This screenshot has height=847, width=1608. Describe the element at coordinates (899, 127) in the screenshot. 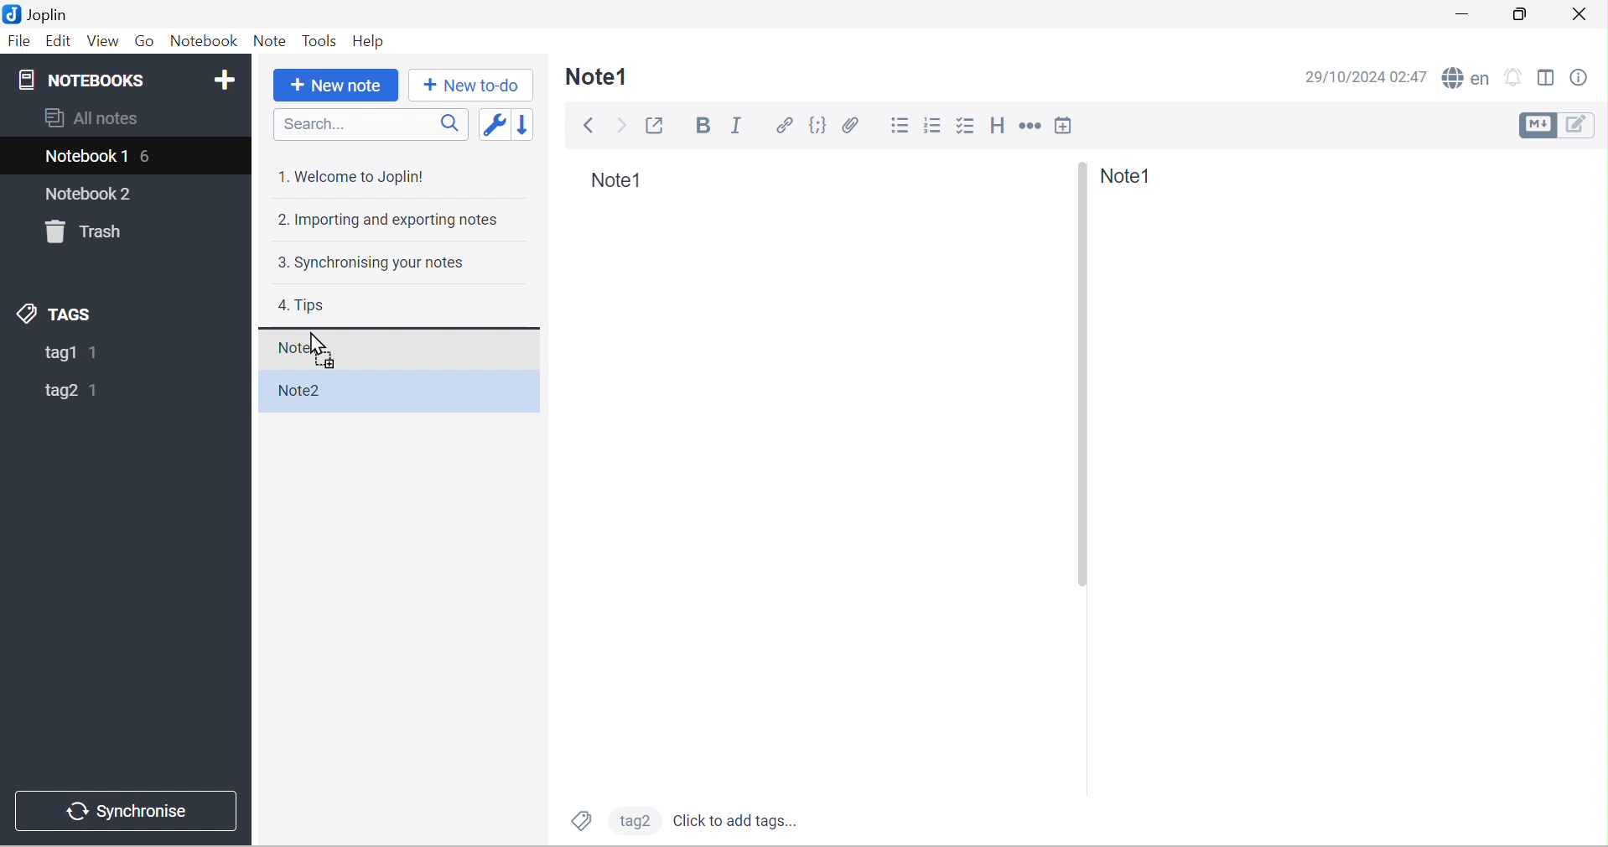

I see `Bulleted list` at that location.